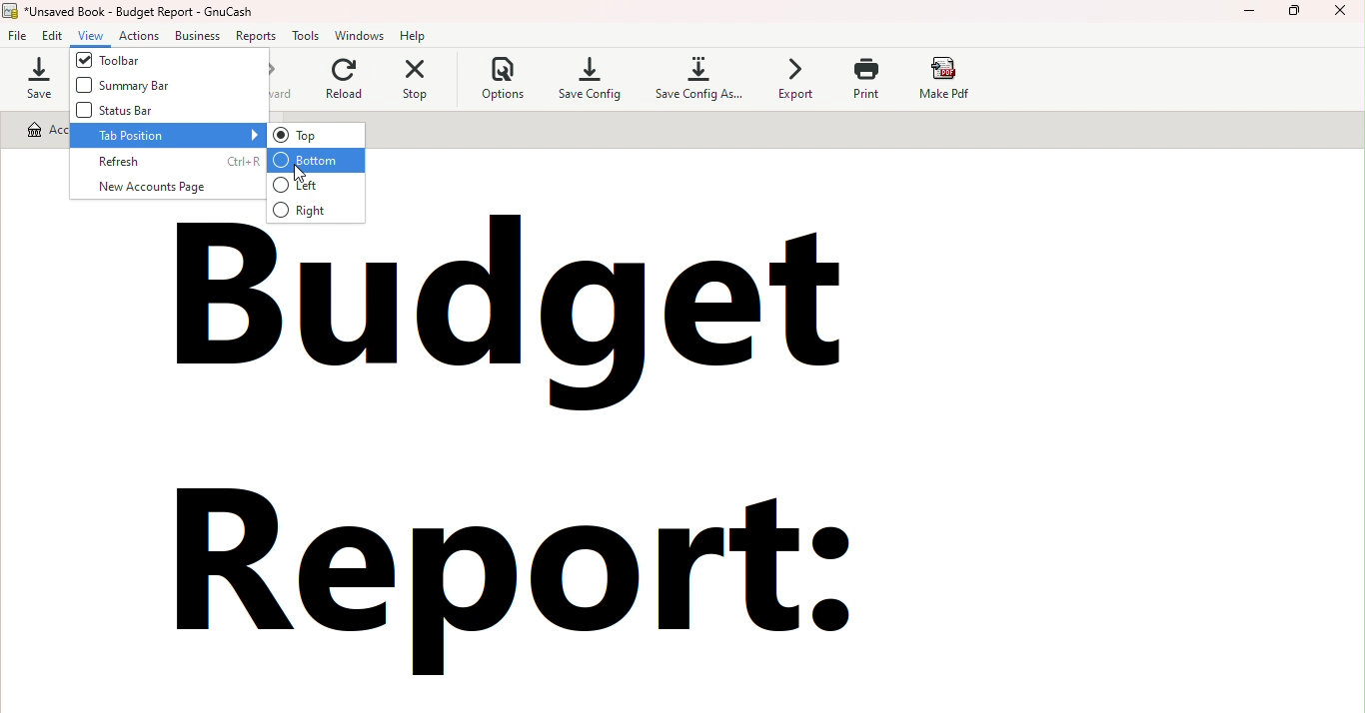  What do you see at coordinates (1340, 15) in the screenshot?
I see `Close` at bounding box center [1340, 15].